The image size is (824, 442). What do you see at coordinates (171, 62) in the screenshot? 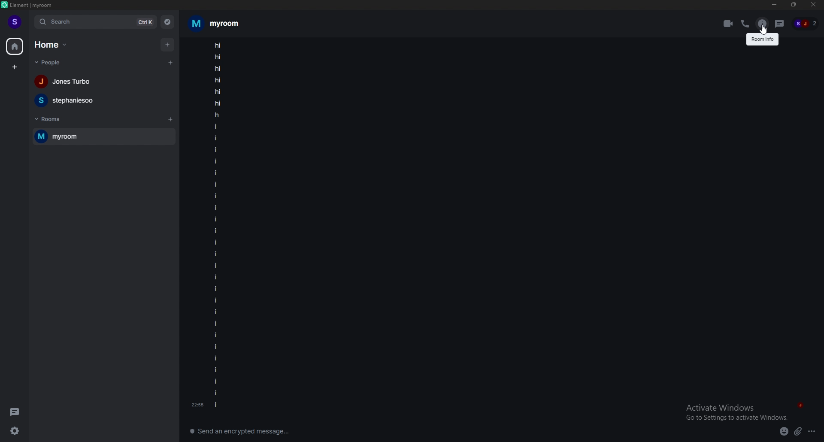
I see `start chat` at bounding box center [171, 62].